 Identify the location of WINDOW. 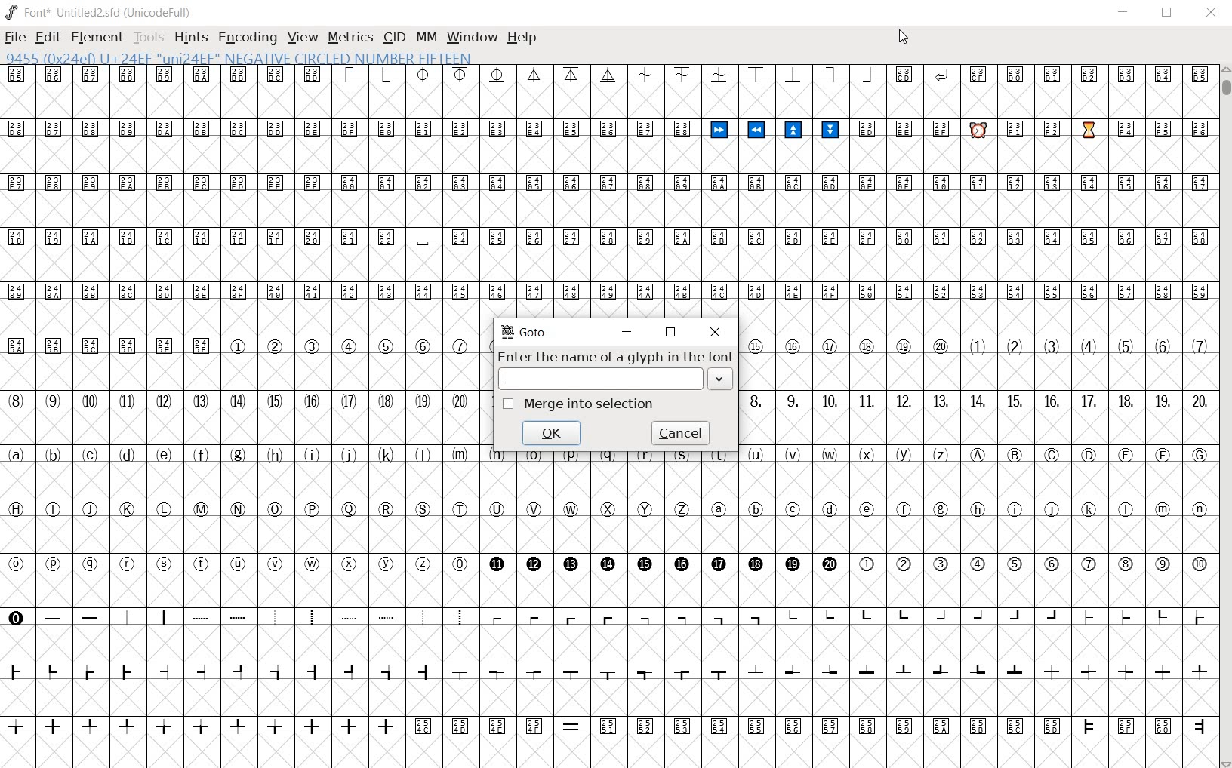
(471, 36).